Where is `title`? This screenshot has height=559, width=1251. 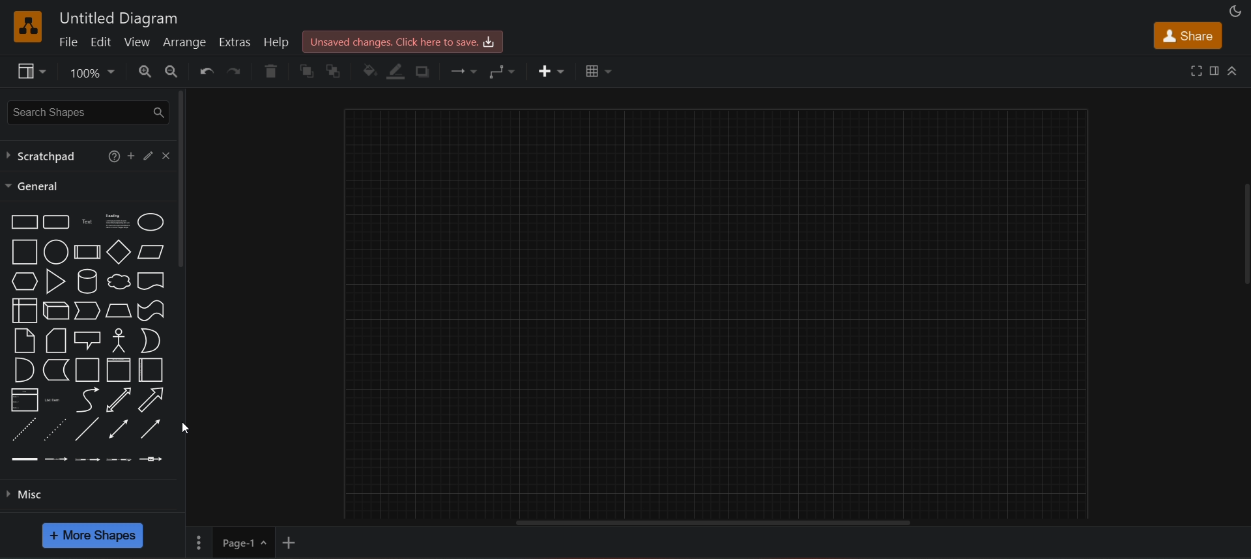
title is located at coordinates (118, 17).